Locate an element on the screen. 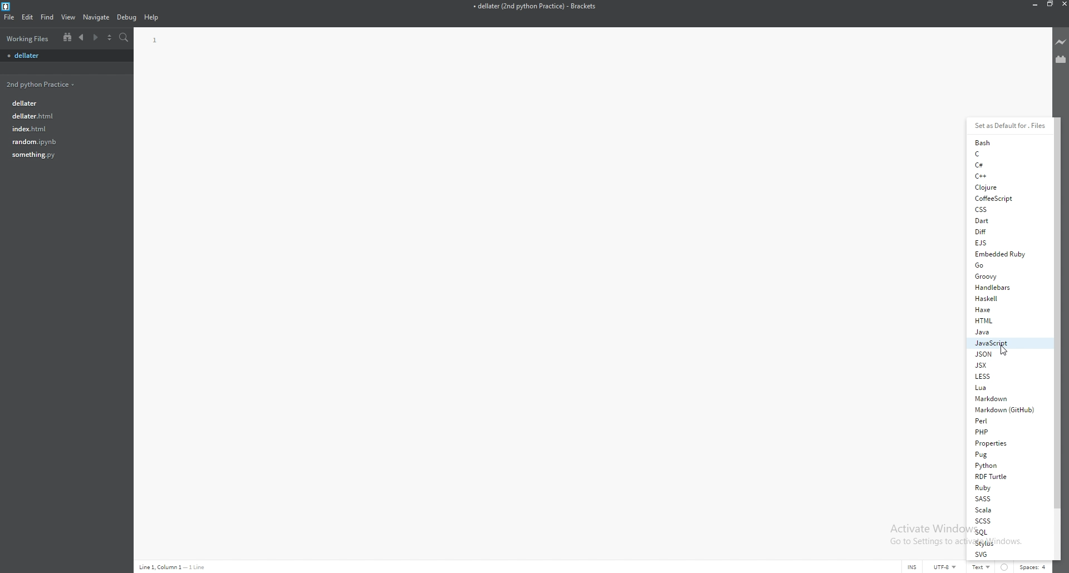 The width and height of the screenshot is (1069, 573). set as default is located at coordinates (1011, 126).